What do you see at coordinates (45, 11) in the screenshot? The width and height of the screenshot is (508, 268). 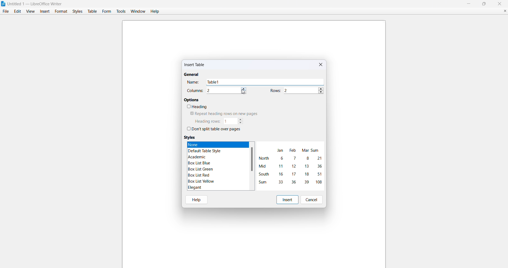 I see `insert` at bounding box center [45, 11].